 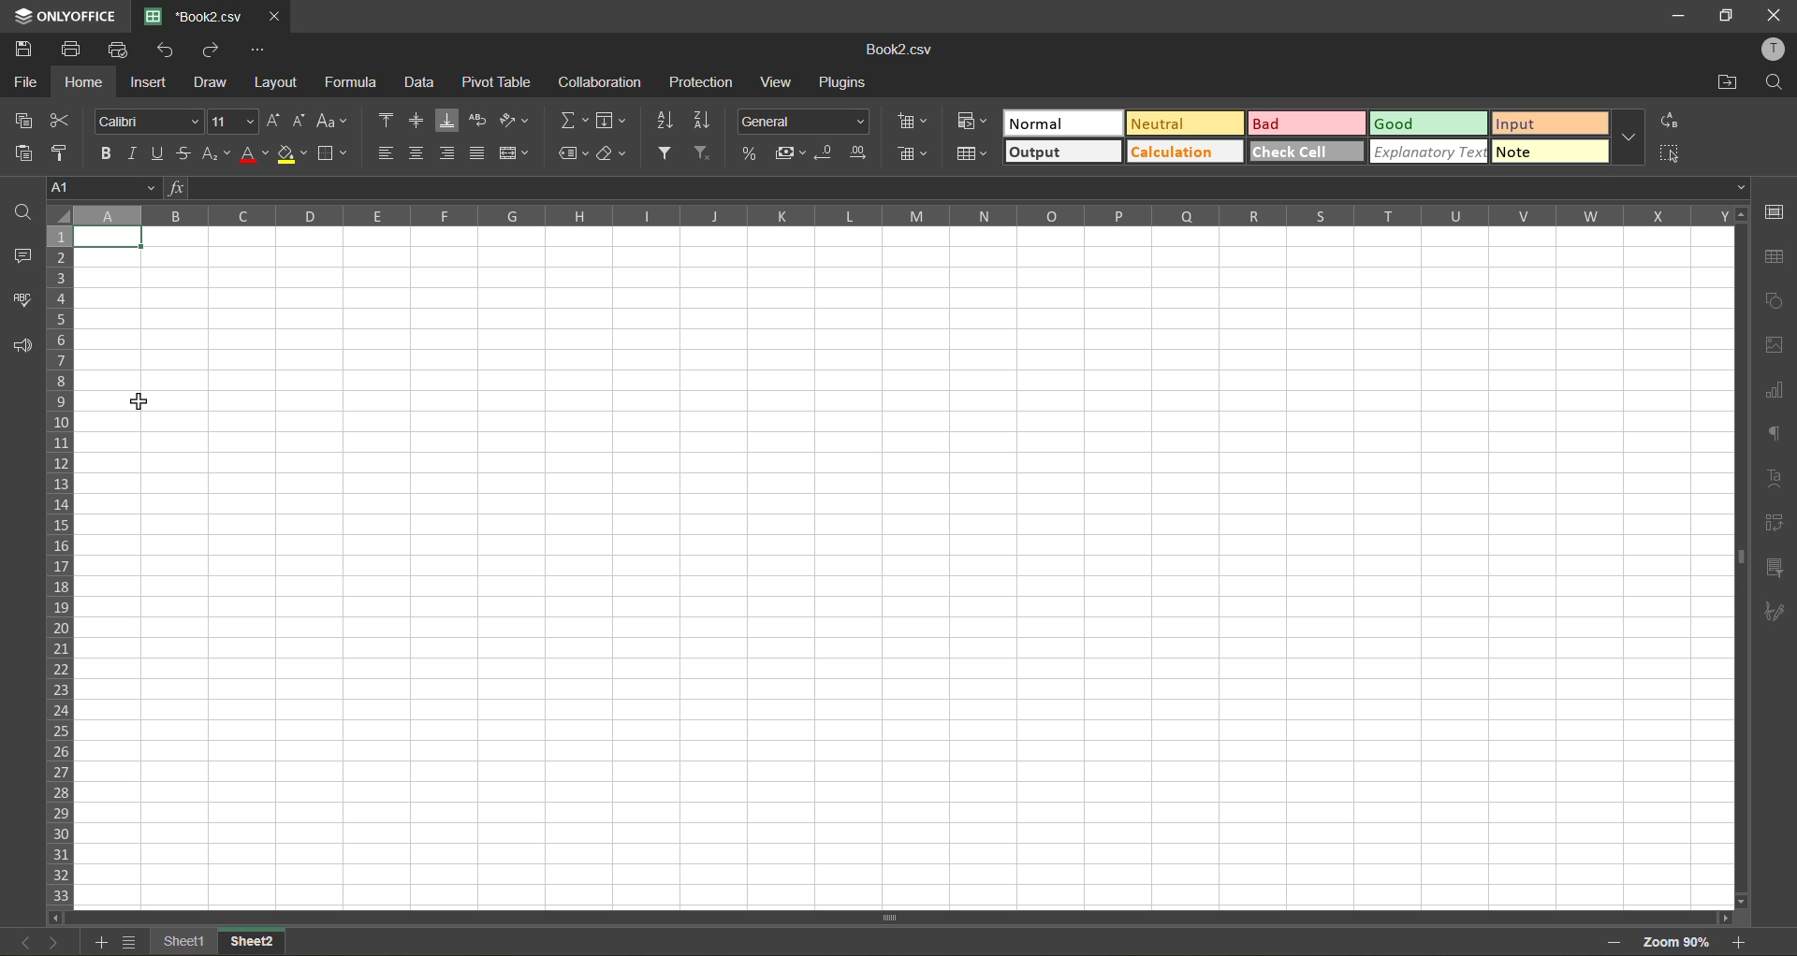 I want to click on call settings, so click(x=1775, y=211).